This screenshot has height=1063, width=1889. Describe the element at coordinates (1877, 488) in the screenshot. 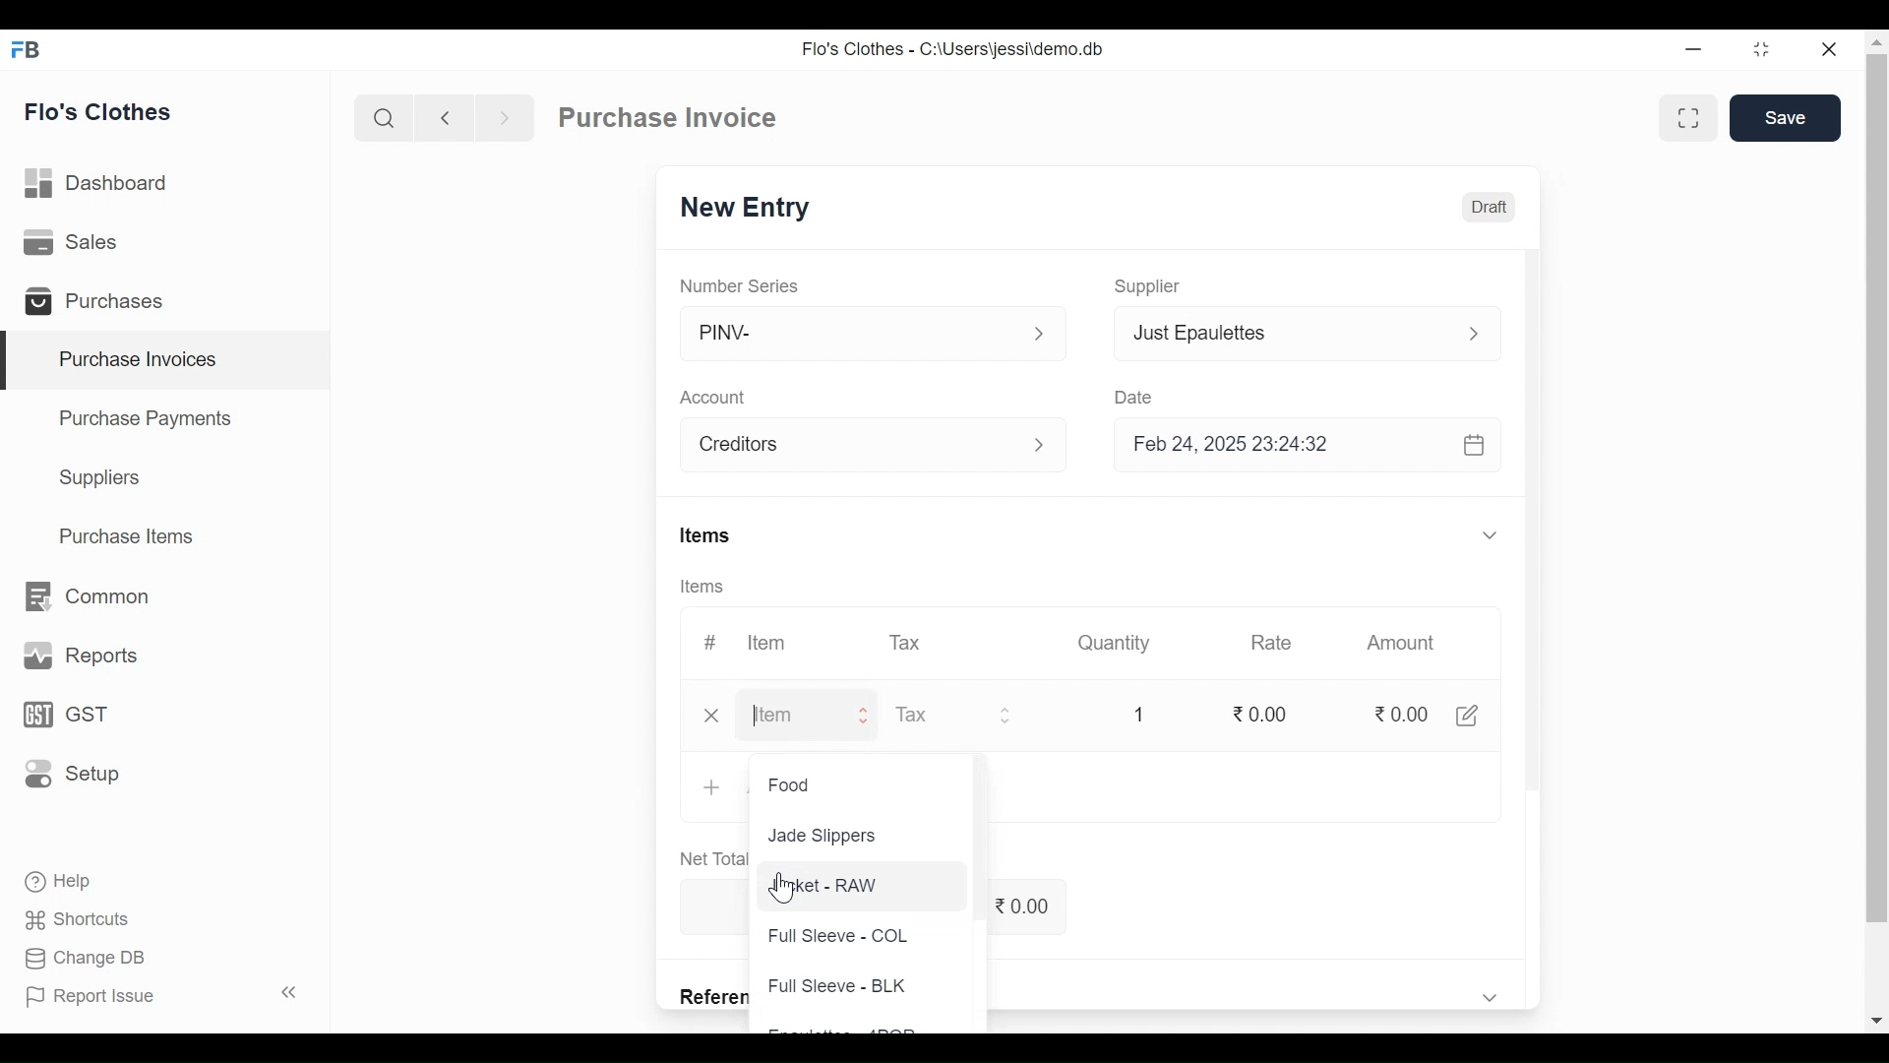

I see `Vertical Scroll bar` at that location.